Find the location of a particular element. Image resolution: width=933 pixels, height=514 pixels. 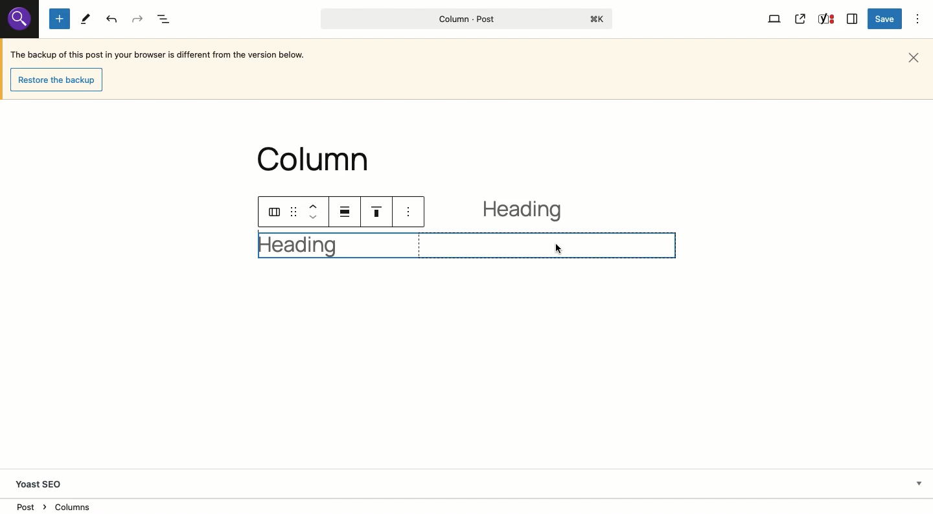

Options is located at coordinates (919, 18).